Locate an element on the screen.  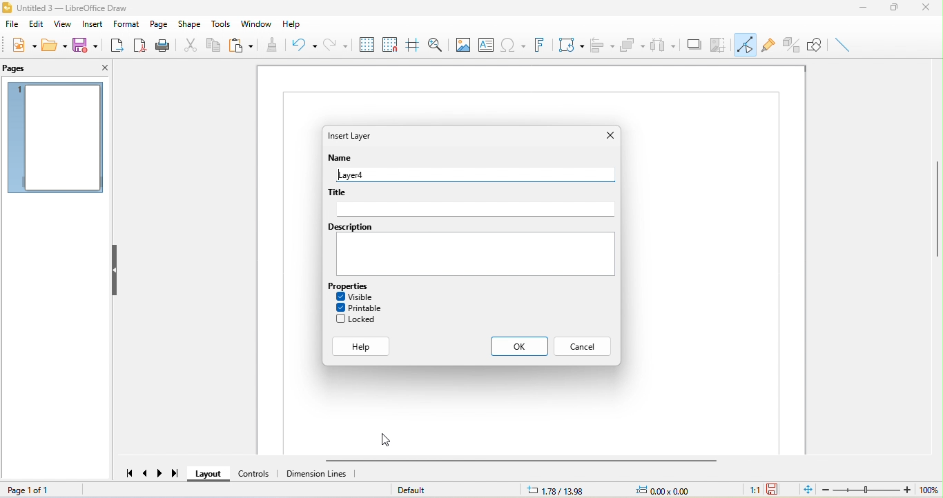
visible is located at coordinates (357, 296).